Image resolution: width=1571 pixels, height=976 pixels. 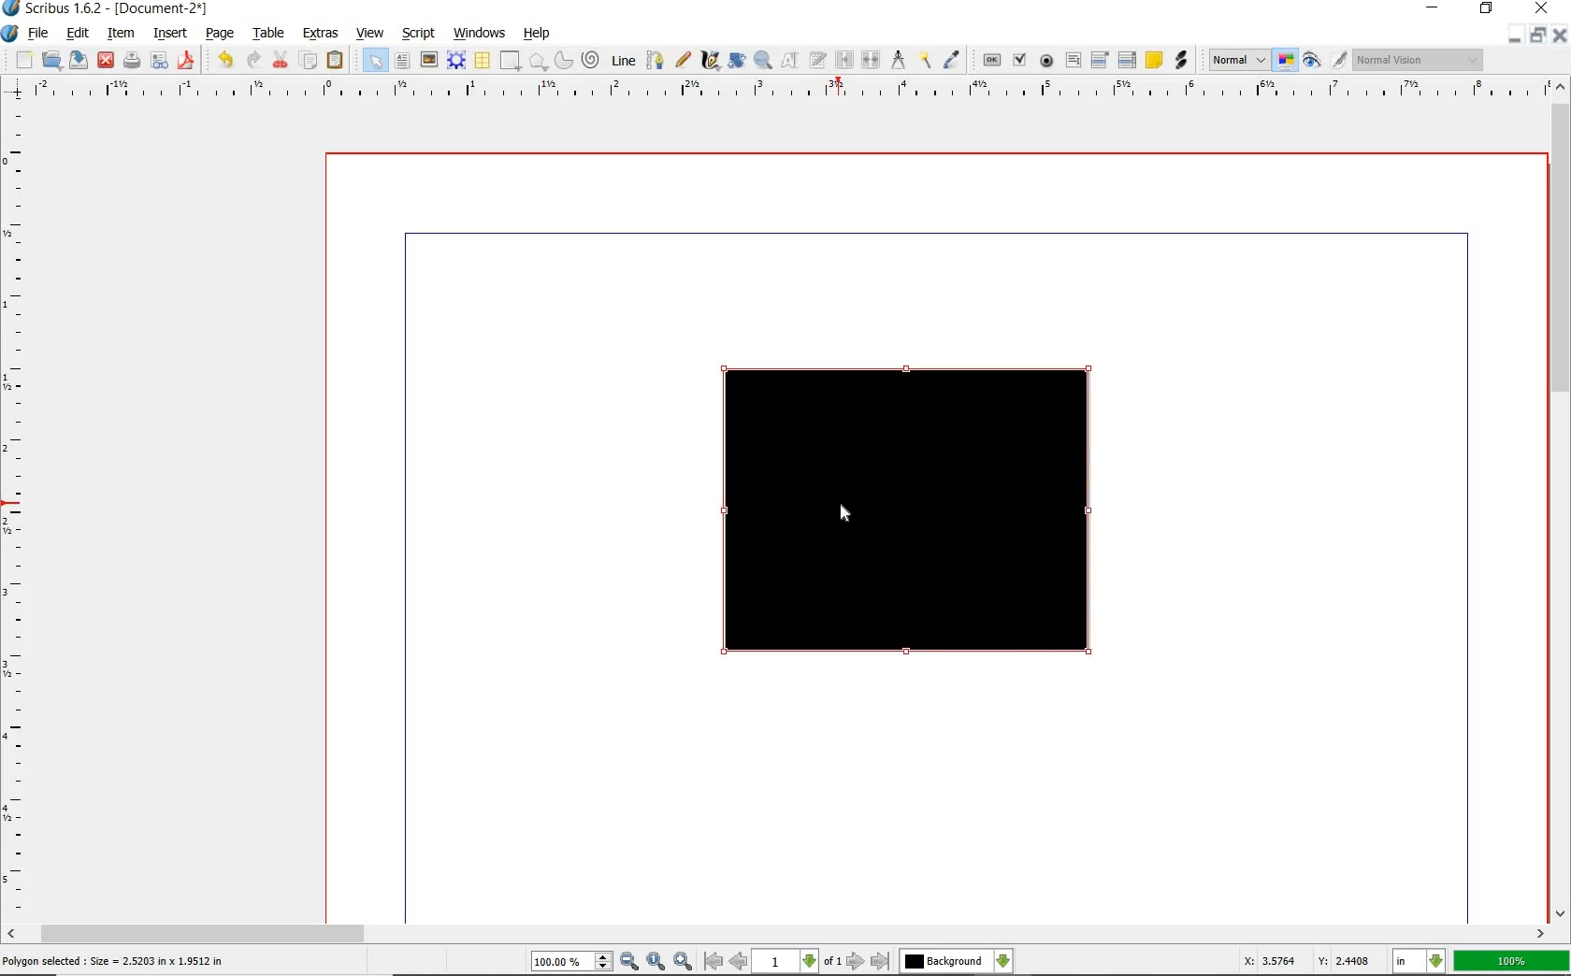 What do you see at coordinates (1019, 61) in the screenshot?
I see `pdf check box` at bounding box center [1019, 61].